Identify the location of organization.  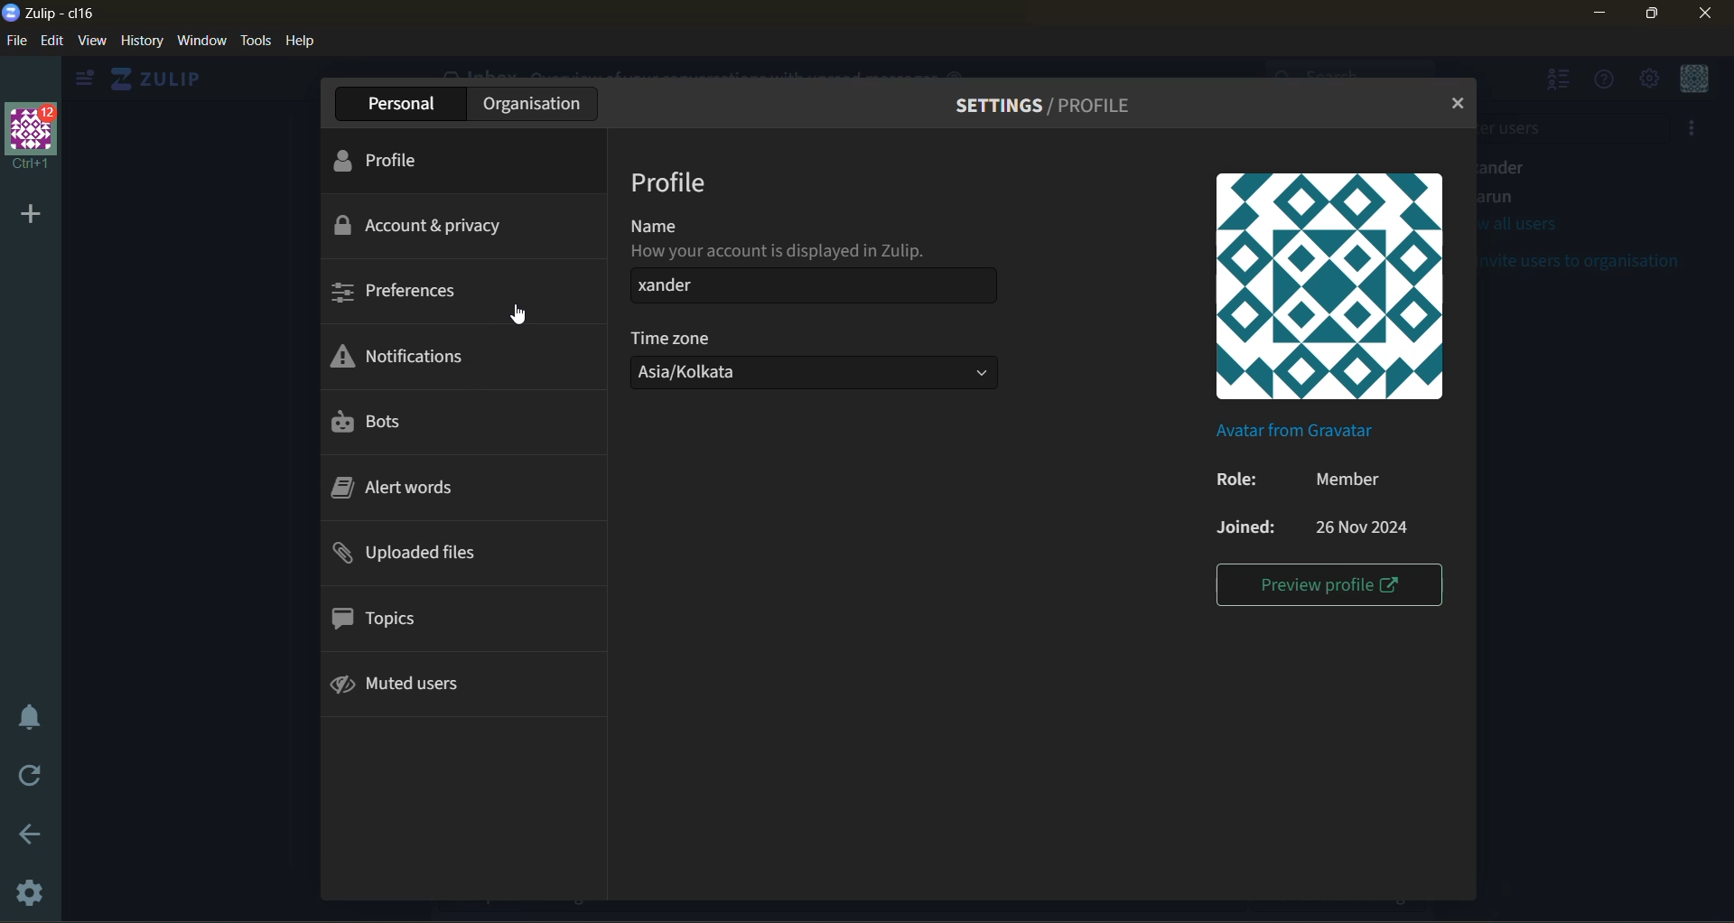
(536, 102).